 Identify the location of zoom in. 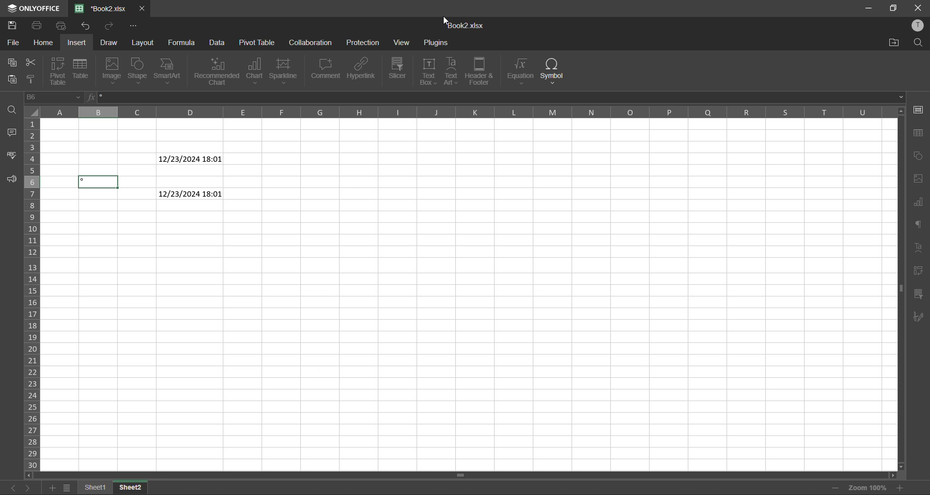
(898, 488).